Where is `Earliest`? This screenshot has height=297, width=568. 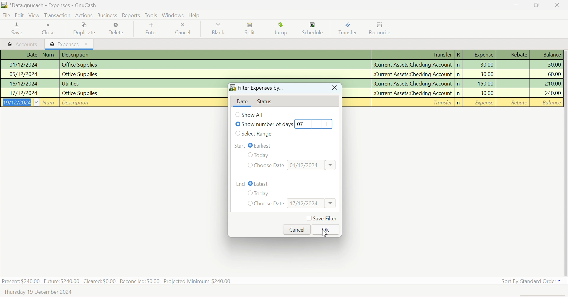 Earliest is located at coordinates (265, 145).